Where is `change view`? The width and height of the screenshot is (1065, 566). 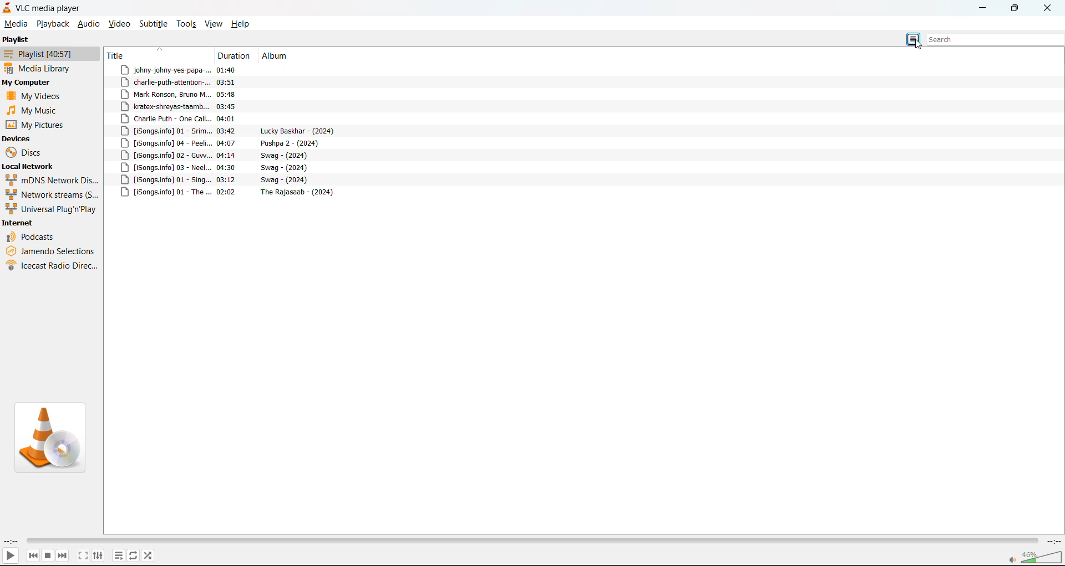
change view is located at coordinates (915, 39).